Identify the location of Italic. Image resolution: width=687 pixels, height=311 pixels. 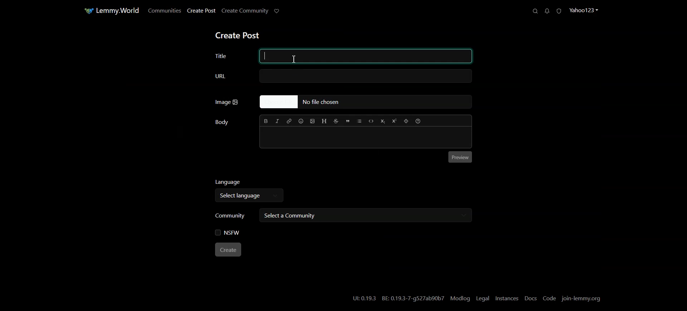
(278, 121).